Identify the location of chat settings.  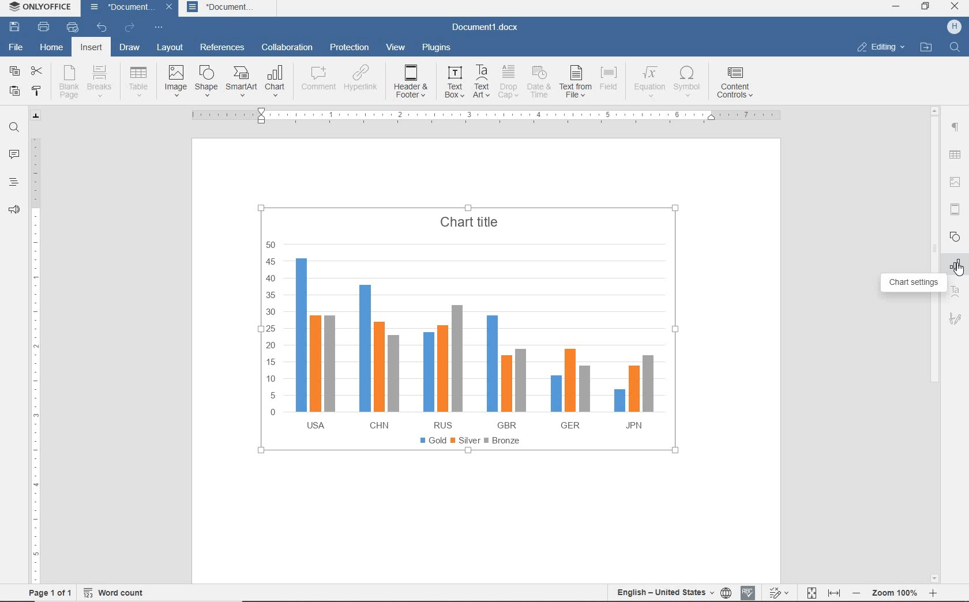
(914, 283).